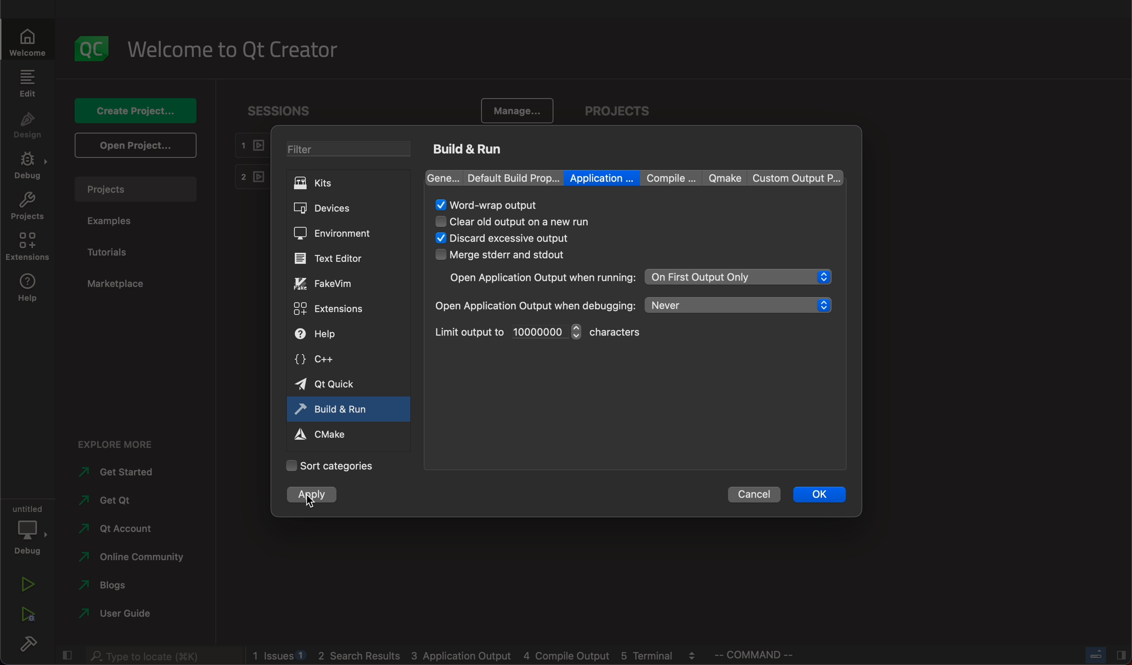  What do you see at coordinates (508, 239) in the screenshot?
I see `selectes` at bounding box center [508, 239].